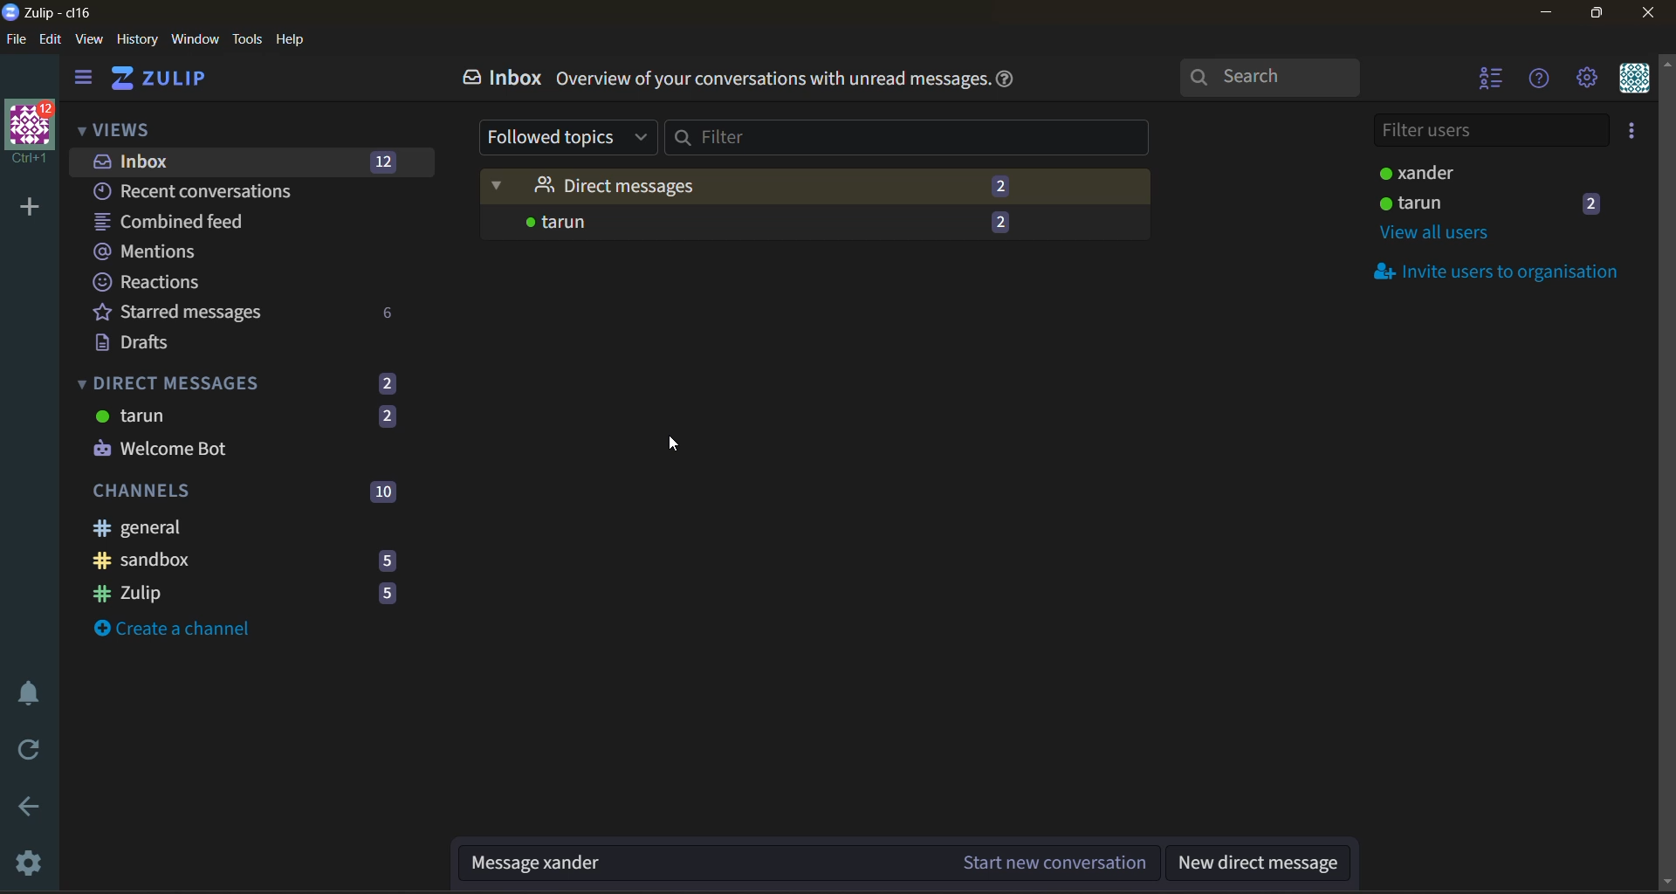 The width and height of the screenshot is (1676, 894). What do you see at coordinates (28, 136) in the screenshot?
I see `Logo with 14 notifications` at bounding box center [28, 136].